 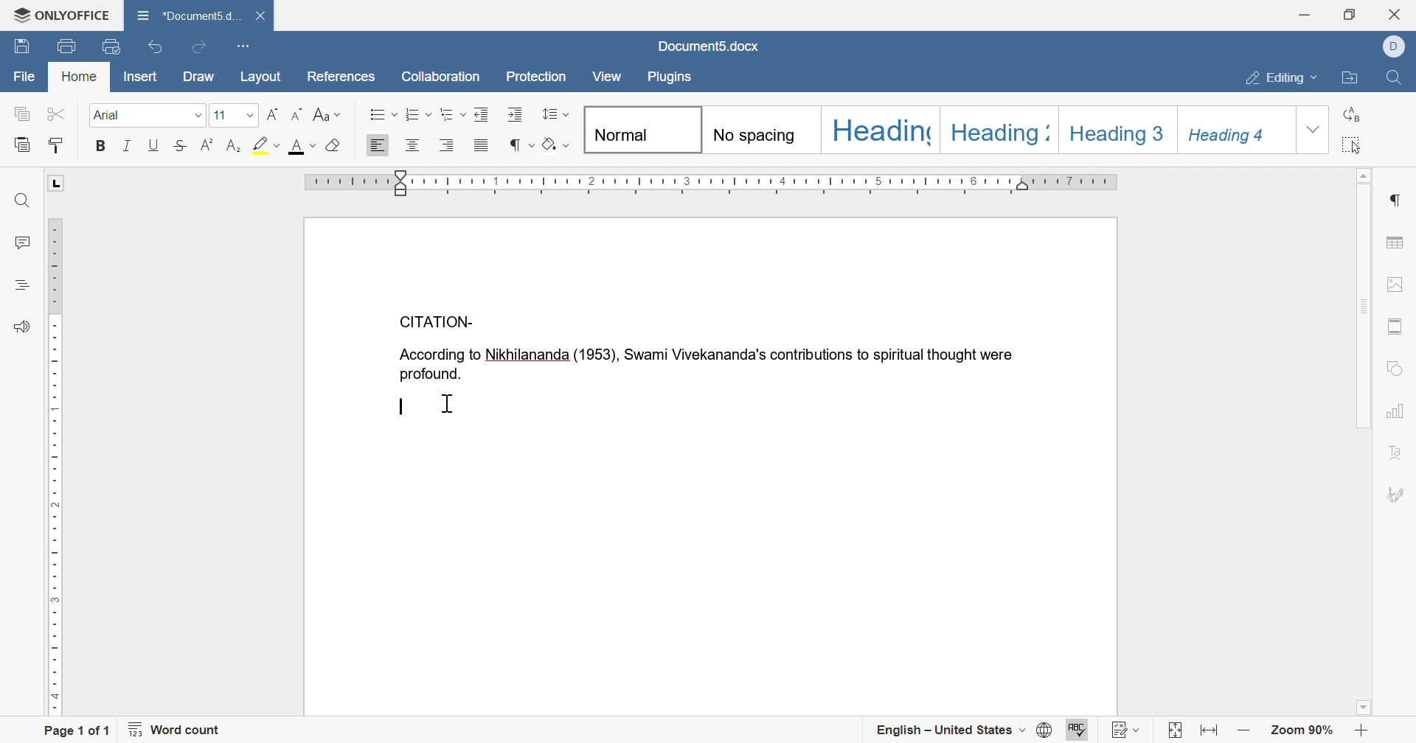 What do you see at coordinates (1207, 731) in the screenshot?
I see `fit to width` at bounding box center [1207, 731].